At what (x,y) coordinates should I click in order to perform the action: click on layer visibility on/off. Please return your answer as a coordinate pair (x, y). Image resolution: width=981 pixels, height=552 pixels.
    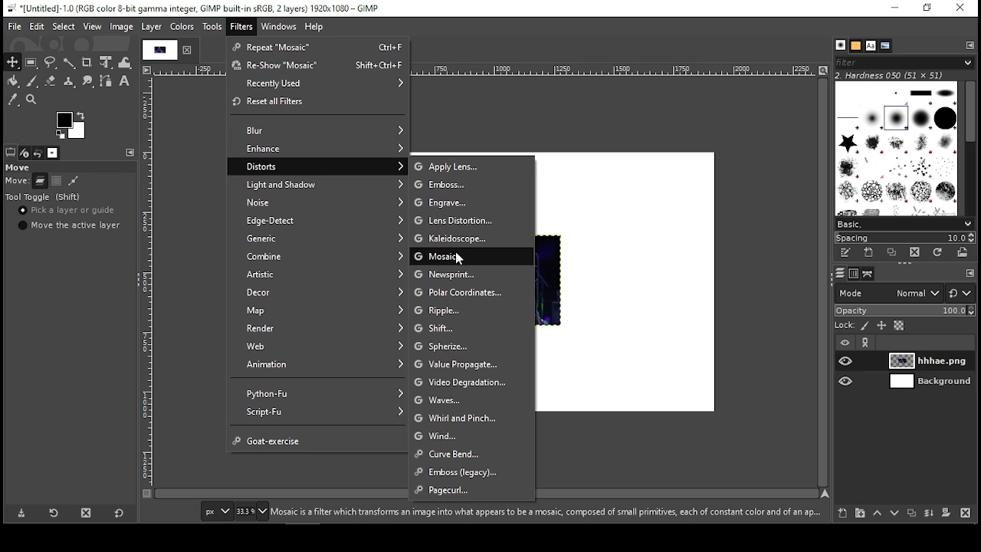
    Looking at the image, I should click on (847, 362).